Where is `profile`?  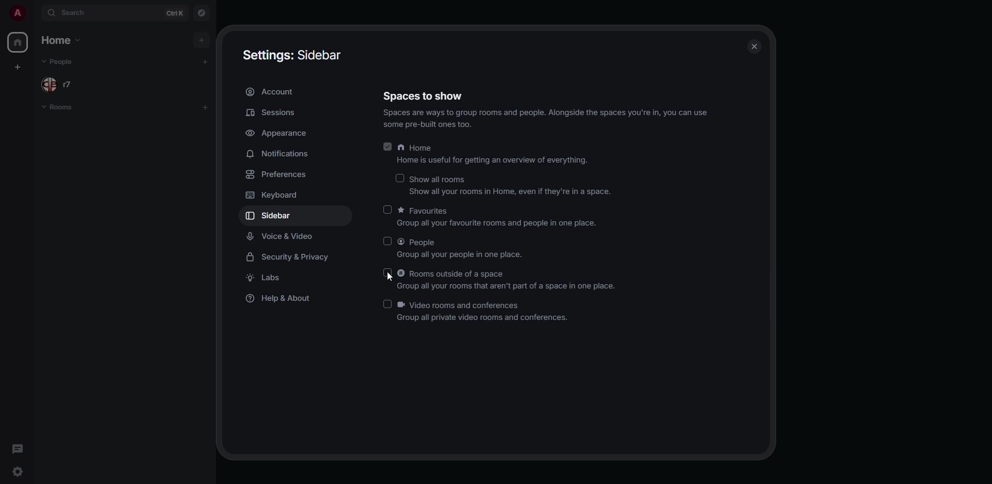 profile is located at coordinates (18, 12).